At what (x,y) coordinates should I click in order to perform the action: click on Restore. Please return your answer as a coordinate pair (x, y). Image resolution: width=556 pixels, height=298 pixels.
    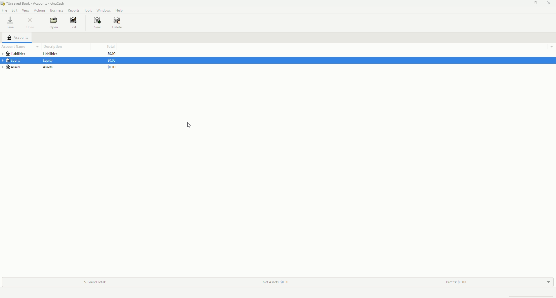
    Looking at the image, I should click on (535, 4).